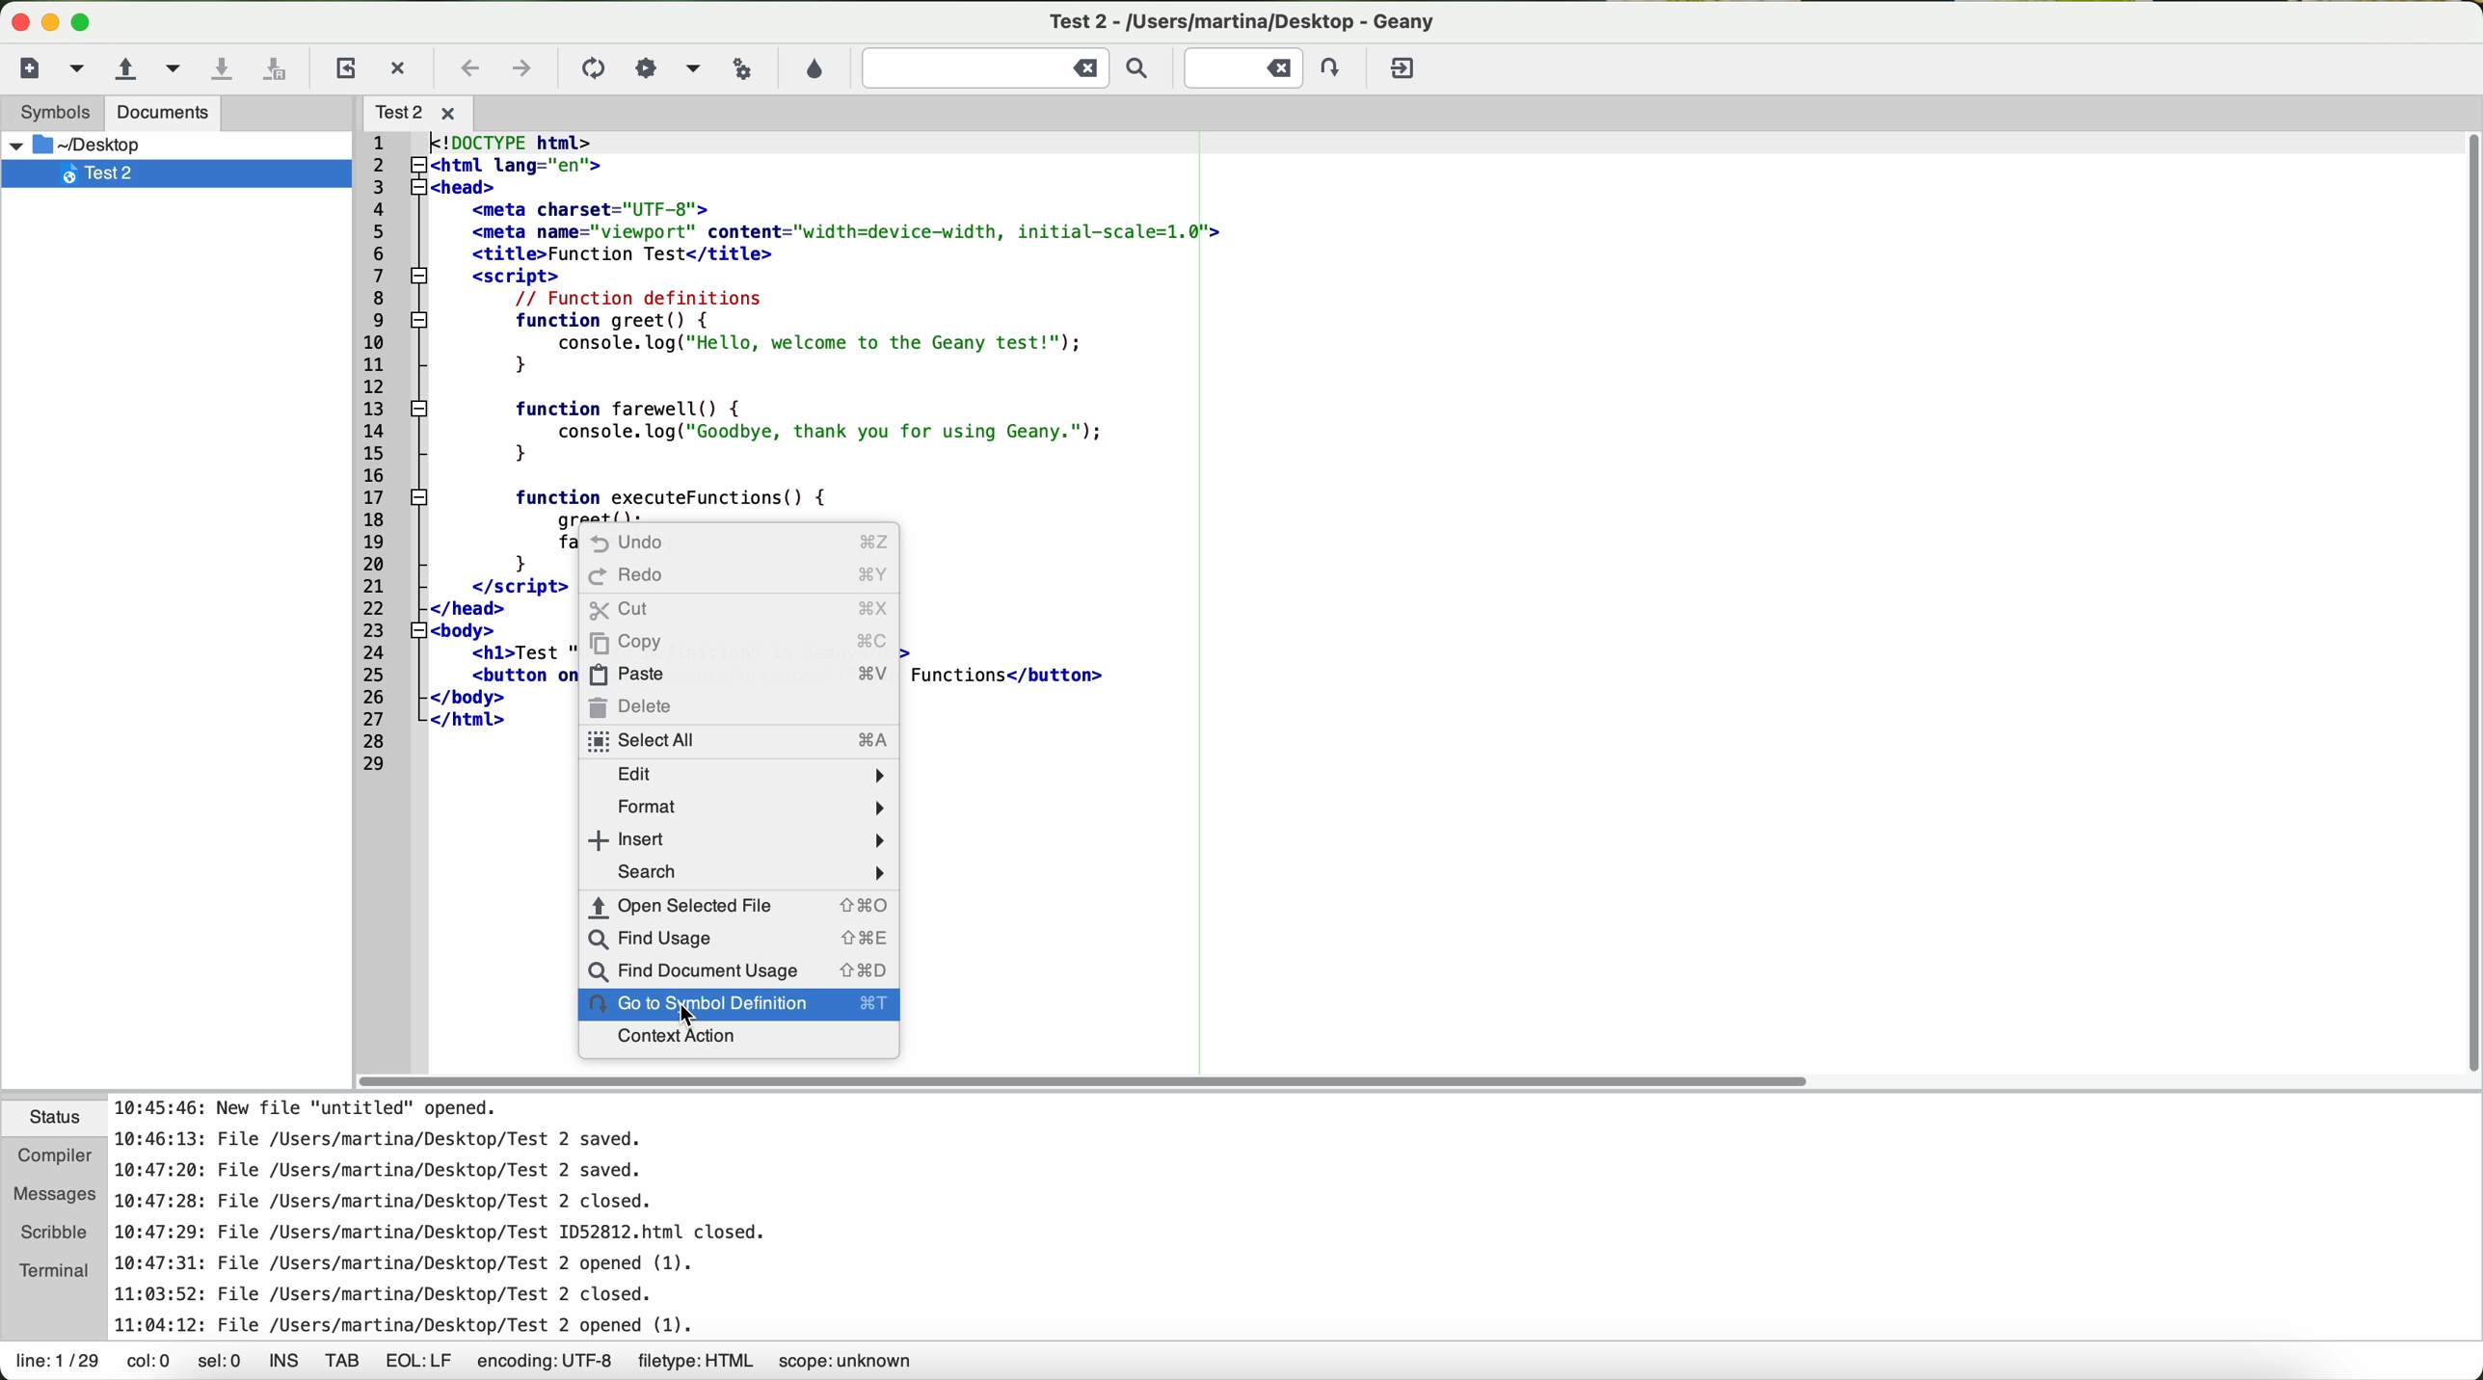 This screenshot has width=2483, height=1380. I want to click on paste, so click(734, 672).